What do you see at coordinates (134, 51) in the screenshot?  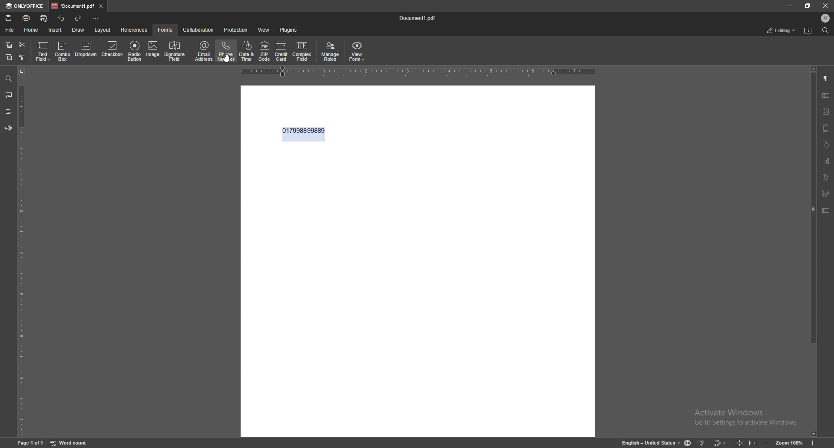 I see `radio button` at bounding box center [134, 51].